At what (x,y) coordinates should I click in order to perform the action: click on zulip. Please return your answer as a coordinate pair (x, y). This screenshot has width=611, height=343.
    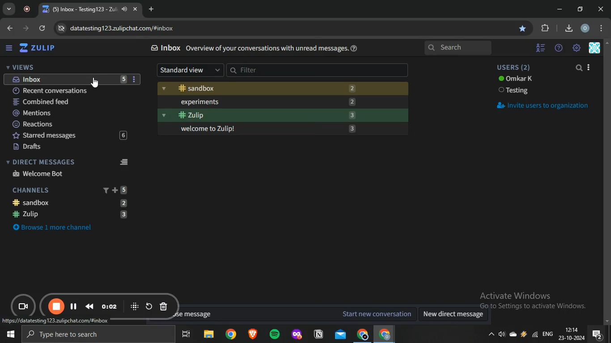
    Looking at the image, I should click on (281, 115).